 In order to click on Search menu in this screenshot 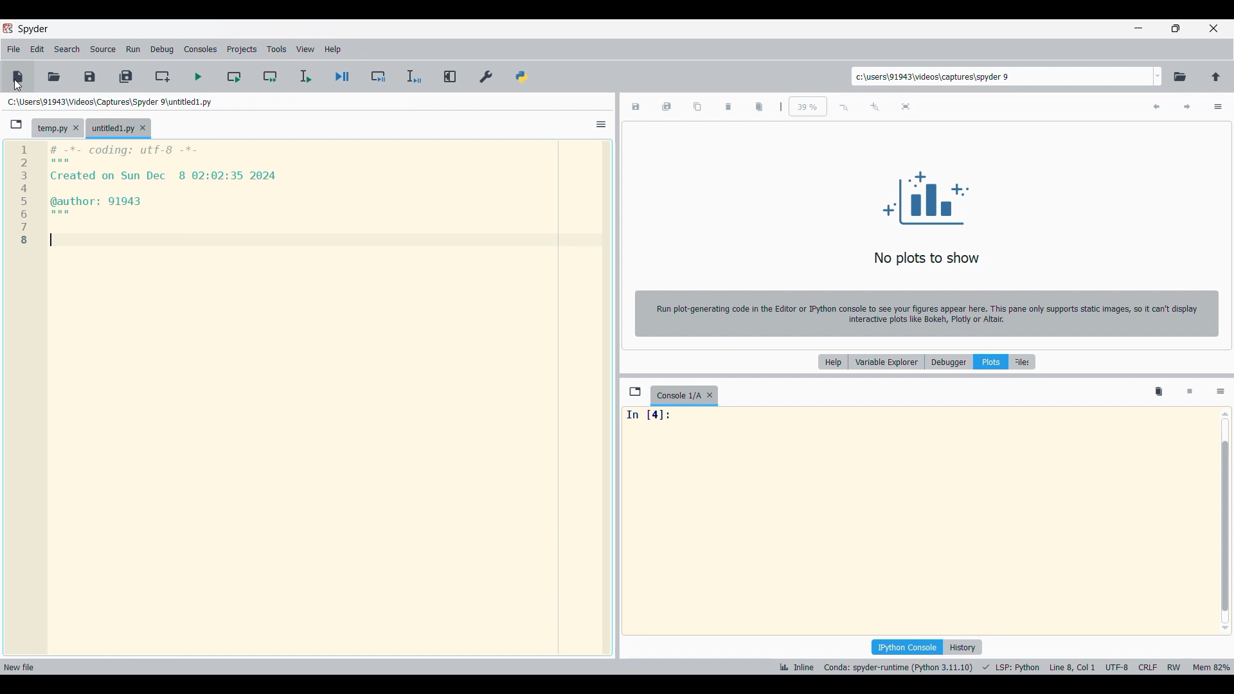, I will do `click(67, 49)`.